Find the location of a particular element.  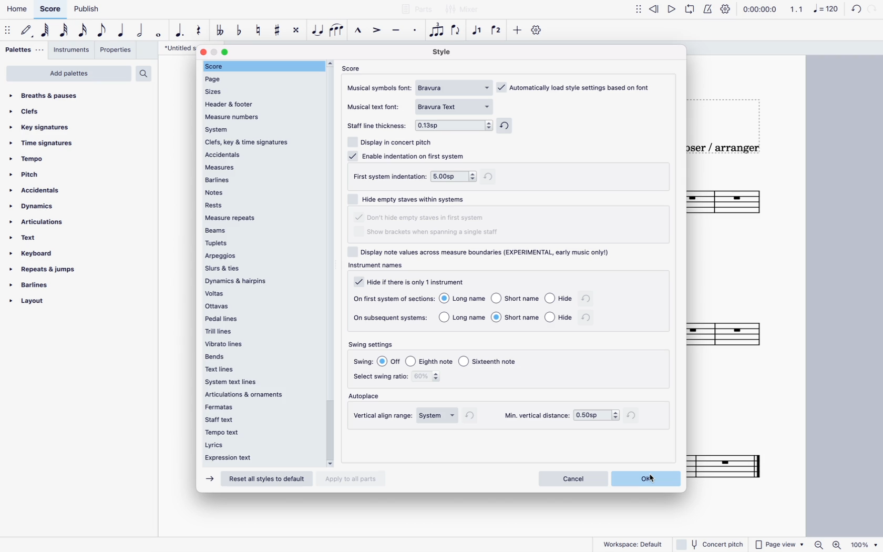

refresh is located at coordinates (473, 415).